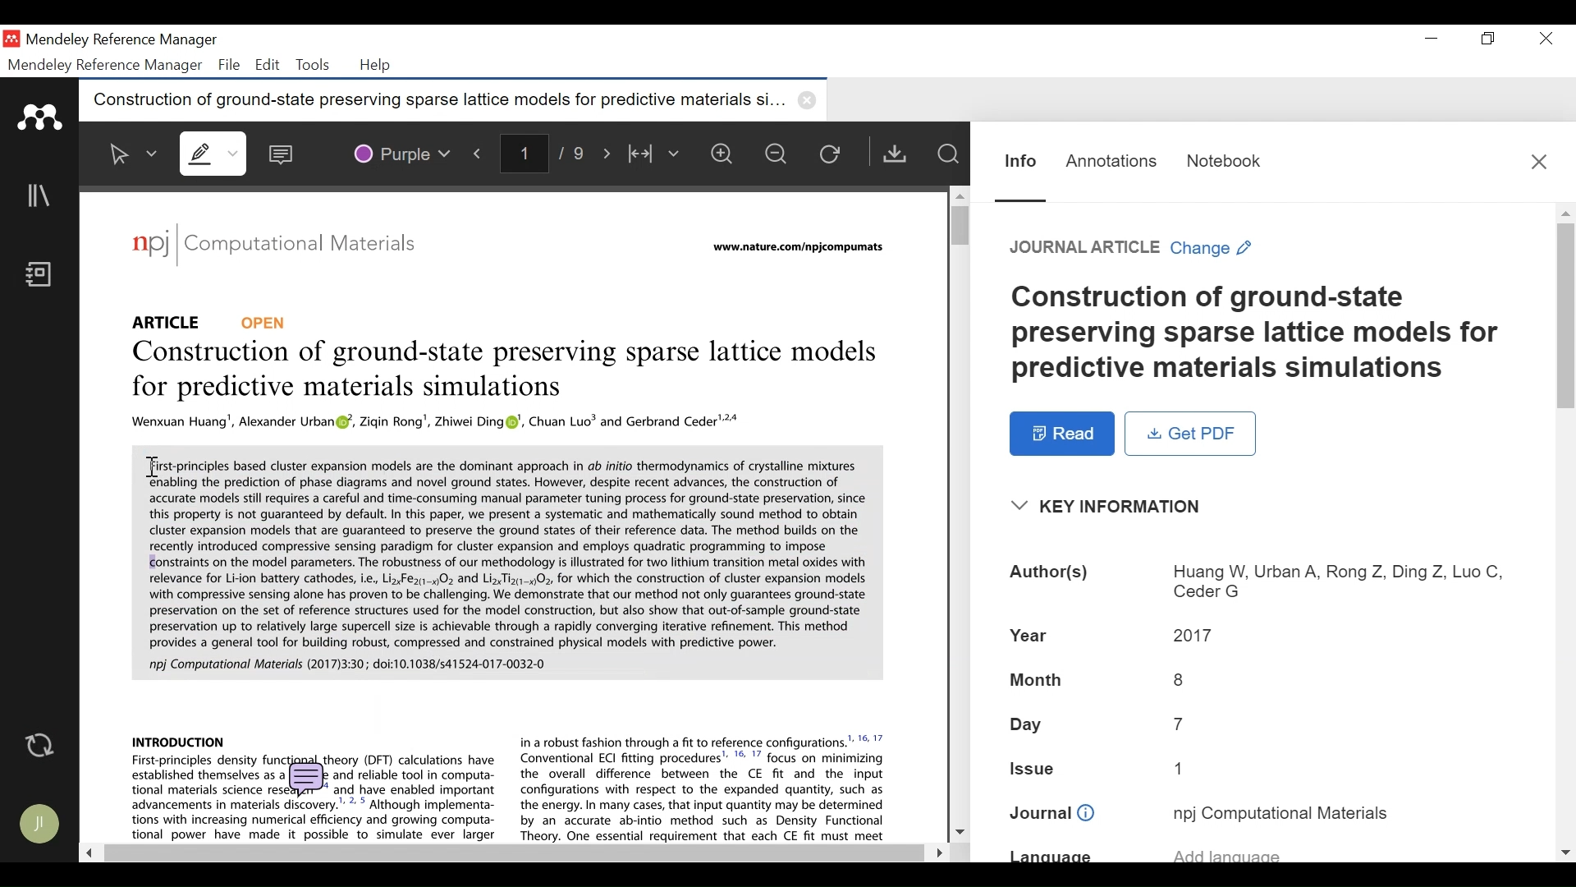  What do you see at coordinates (435, 103) in the screenshot?
I see `Current tab` at bounding box center [435, 103].